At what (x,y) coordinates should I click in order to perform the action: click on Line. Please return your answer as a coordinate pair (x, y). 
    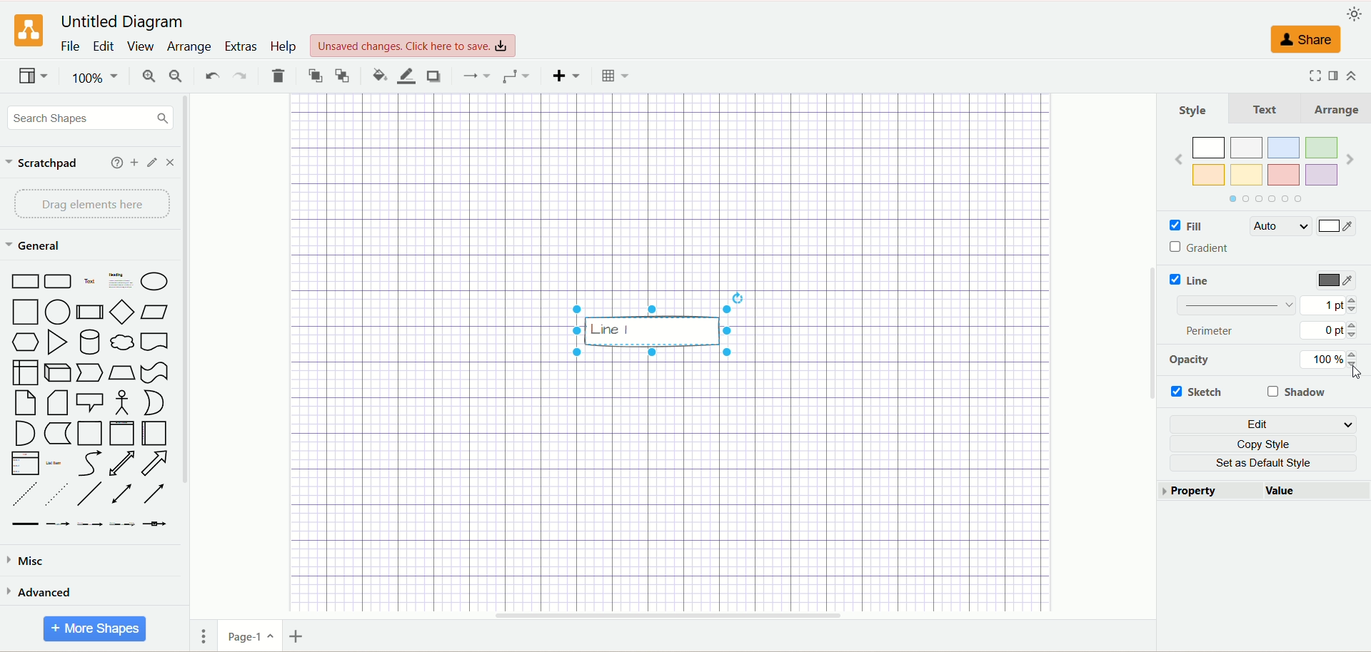
    Looking at the image, I should click on (1200, 281).